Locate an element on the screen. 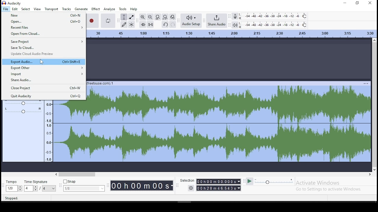 The width and height of the screenshot is (378, 212). icon is located at coordinates (13, 3).